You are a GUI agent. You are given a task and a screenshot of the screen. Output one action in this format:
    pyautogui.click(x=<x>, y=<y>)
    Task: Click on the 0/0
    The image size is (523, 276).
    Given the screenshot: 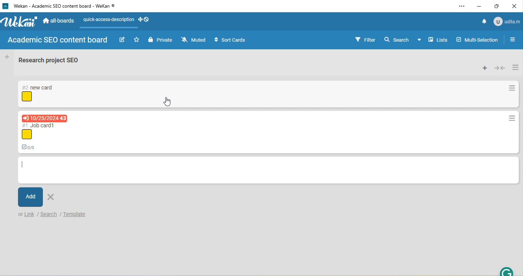 What is the action you would take?
    pyautogui.click(x=31, y=146)
    